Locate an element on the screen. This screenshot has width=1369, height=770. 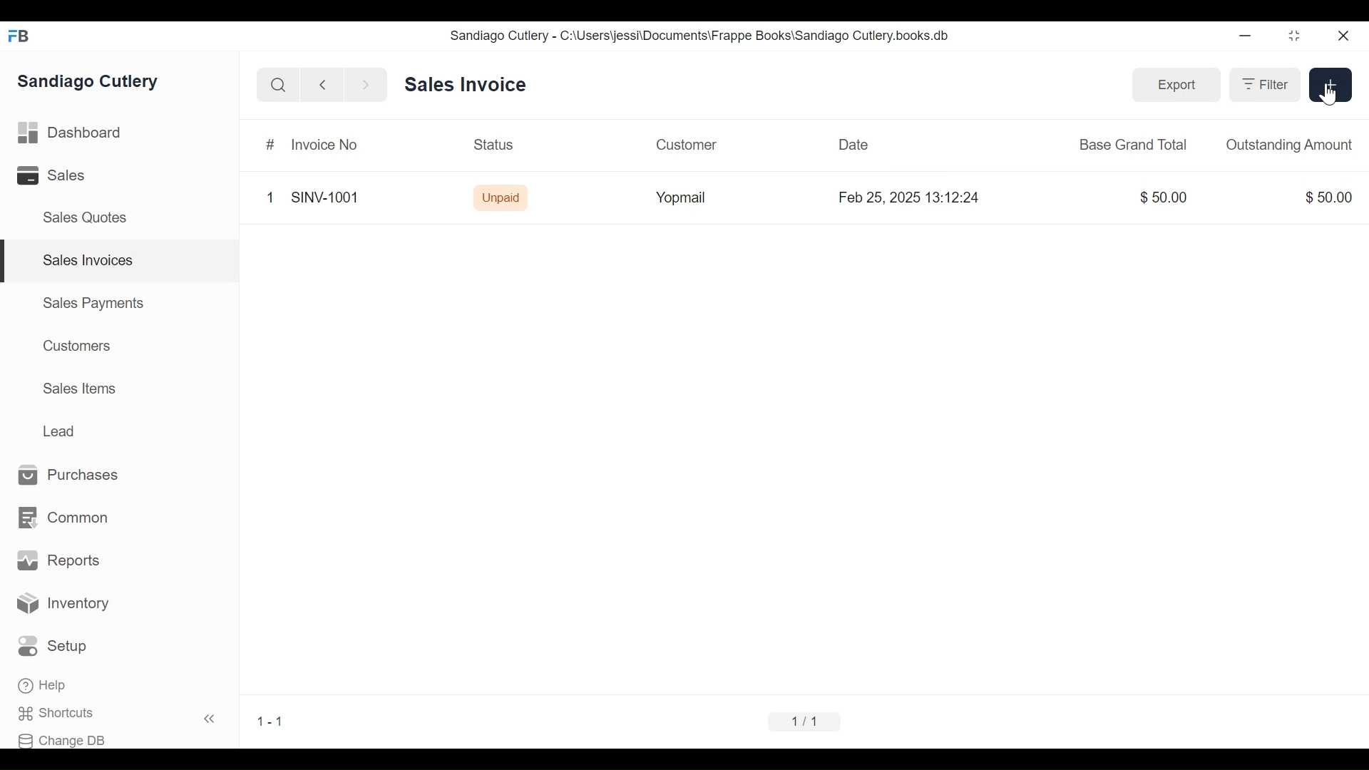
FB logo is located at coordinates (19, 36).